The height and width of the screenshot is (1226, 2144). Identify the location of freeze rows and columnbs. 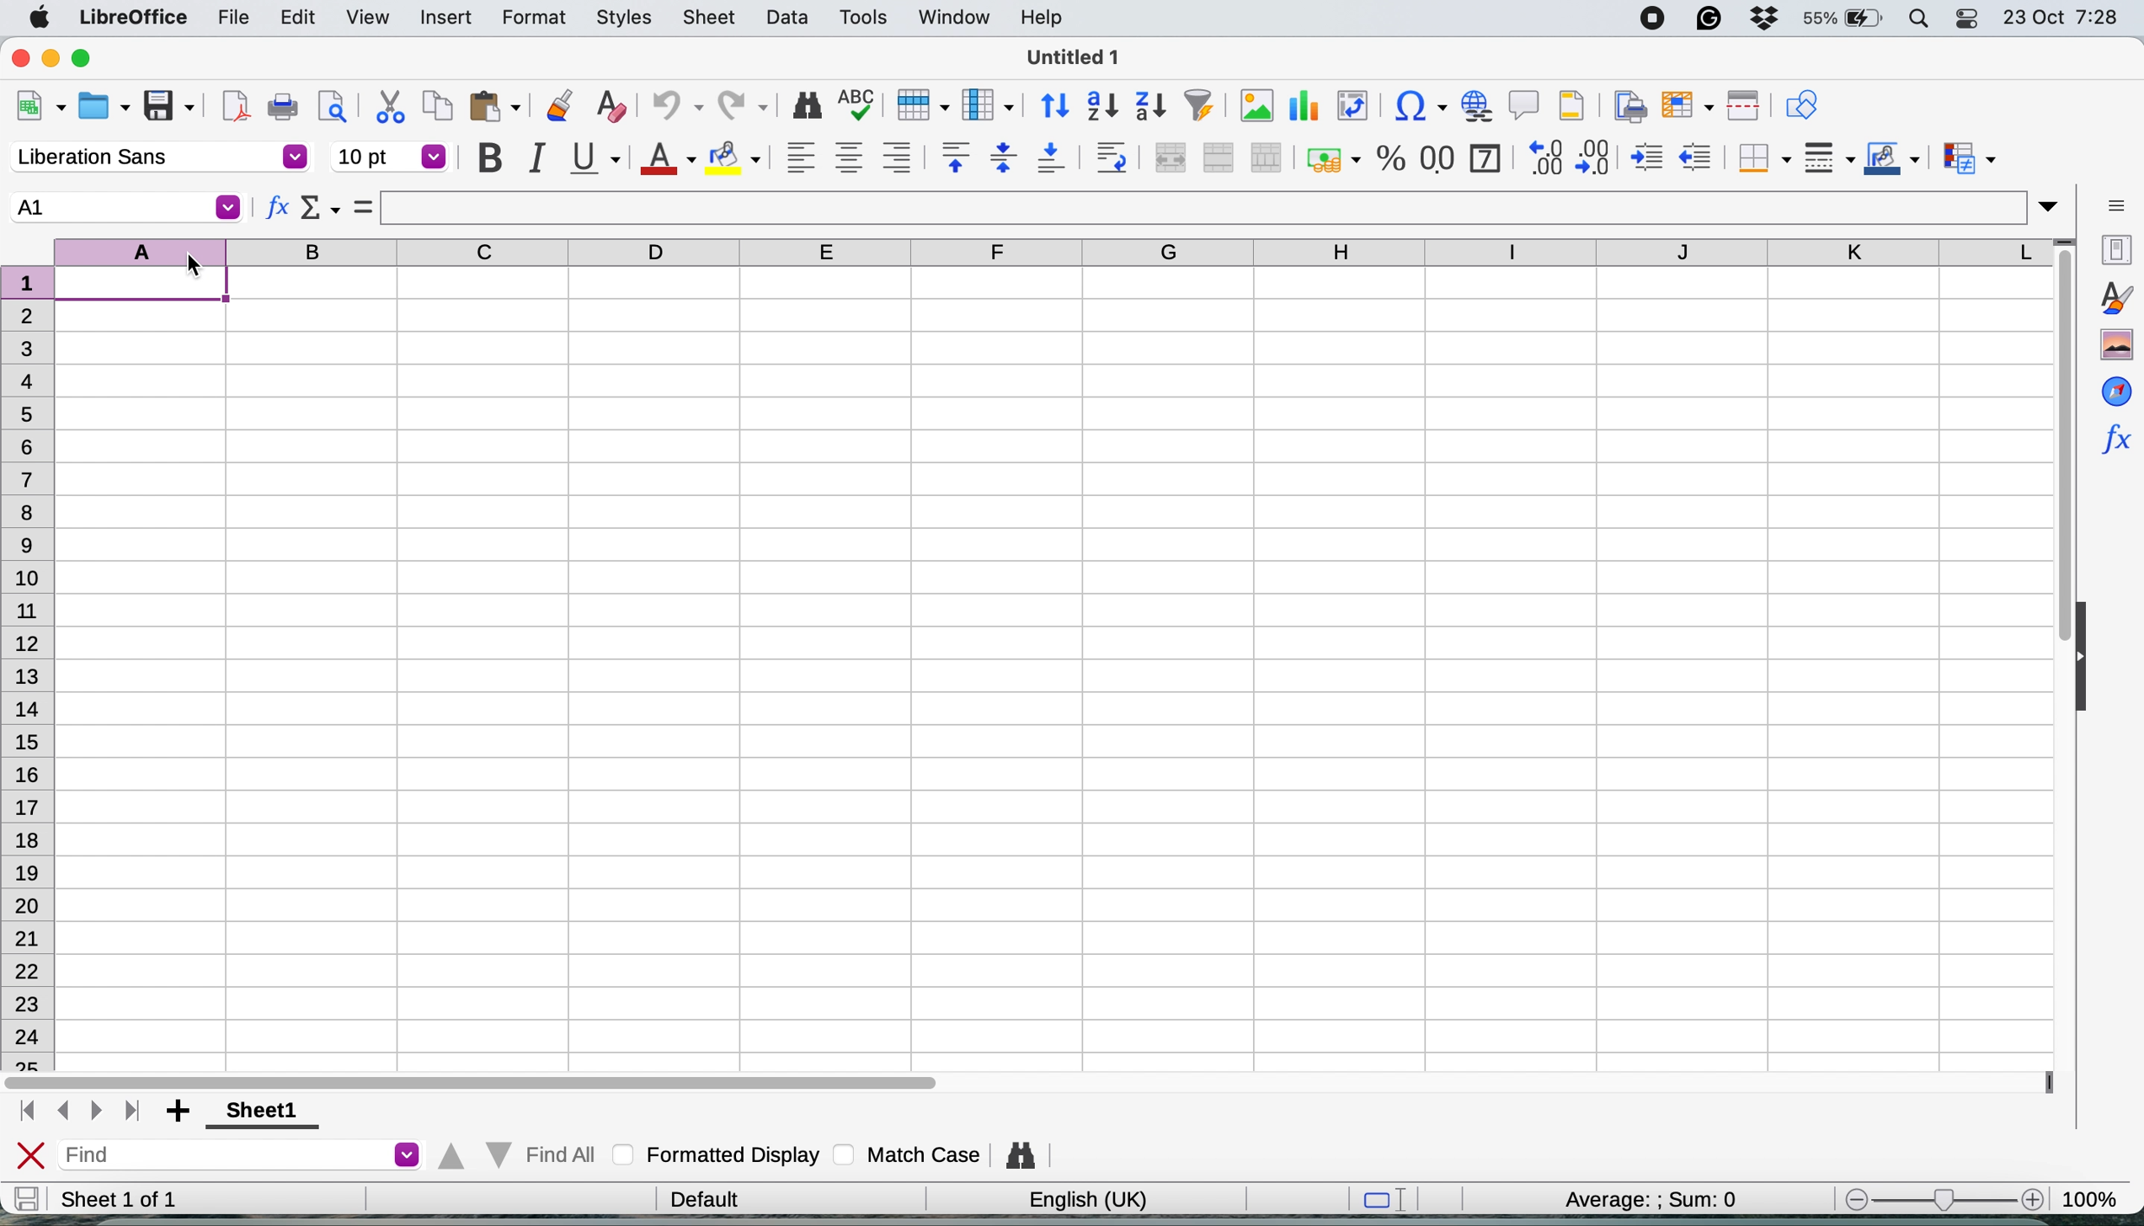
(1689, 105).